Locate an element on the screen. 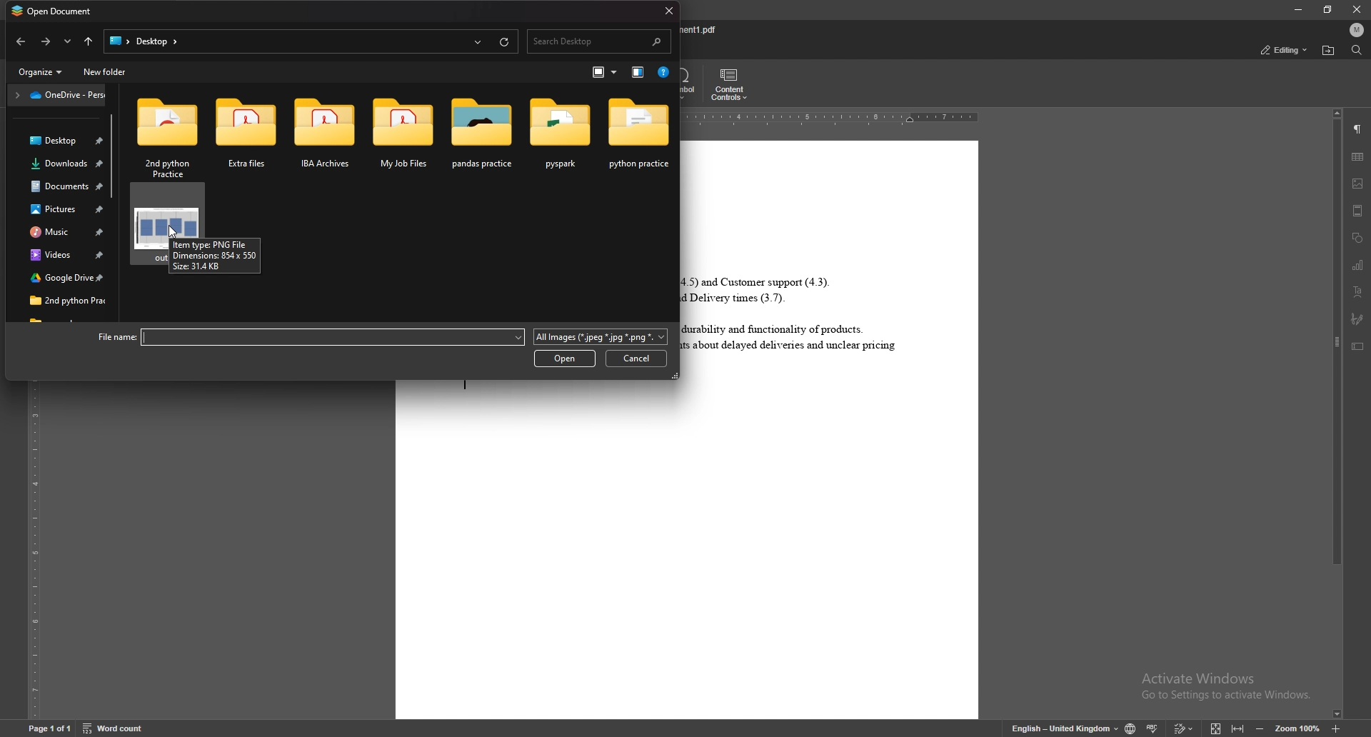  file name is located at coordinates (700, 29).